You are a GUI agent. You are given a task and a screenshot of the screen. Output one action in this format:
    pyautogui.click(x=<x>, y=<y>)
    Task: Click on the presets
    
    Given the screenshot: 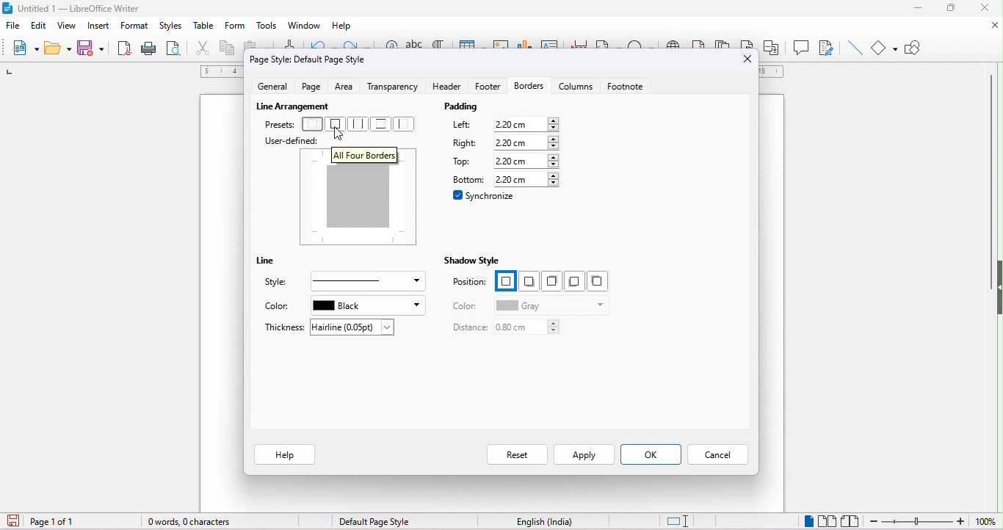 What is the action you would take?
    pyautogui.click(x=278, y=124)
    